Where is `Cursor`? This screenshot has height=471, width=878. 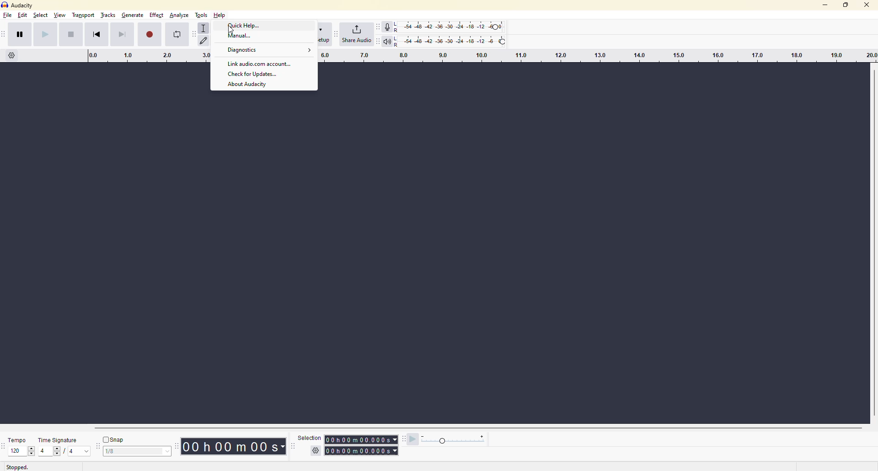 Cursor is located at coordinates (233, 29).